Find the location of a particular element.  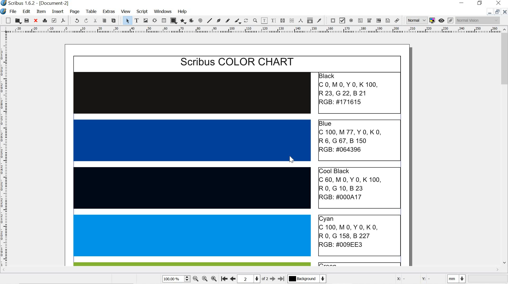

table is located at coordinates (164, 20).